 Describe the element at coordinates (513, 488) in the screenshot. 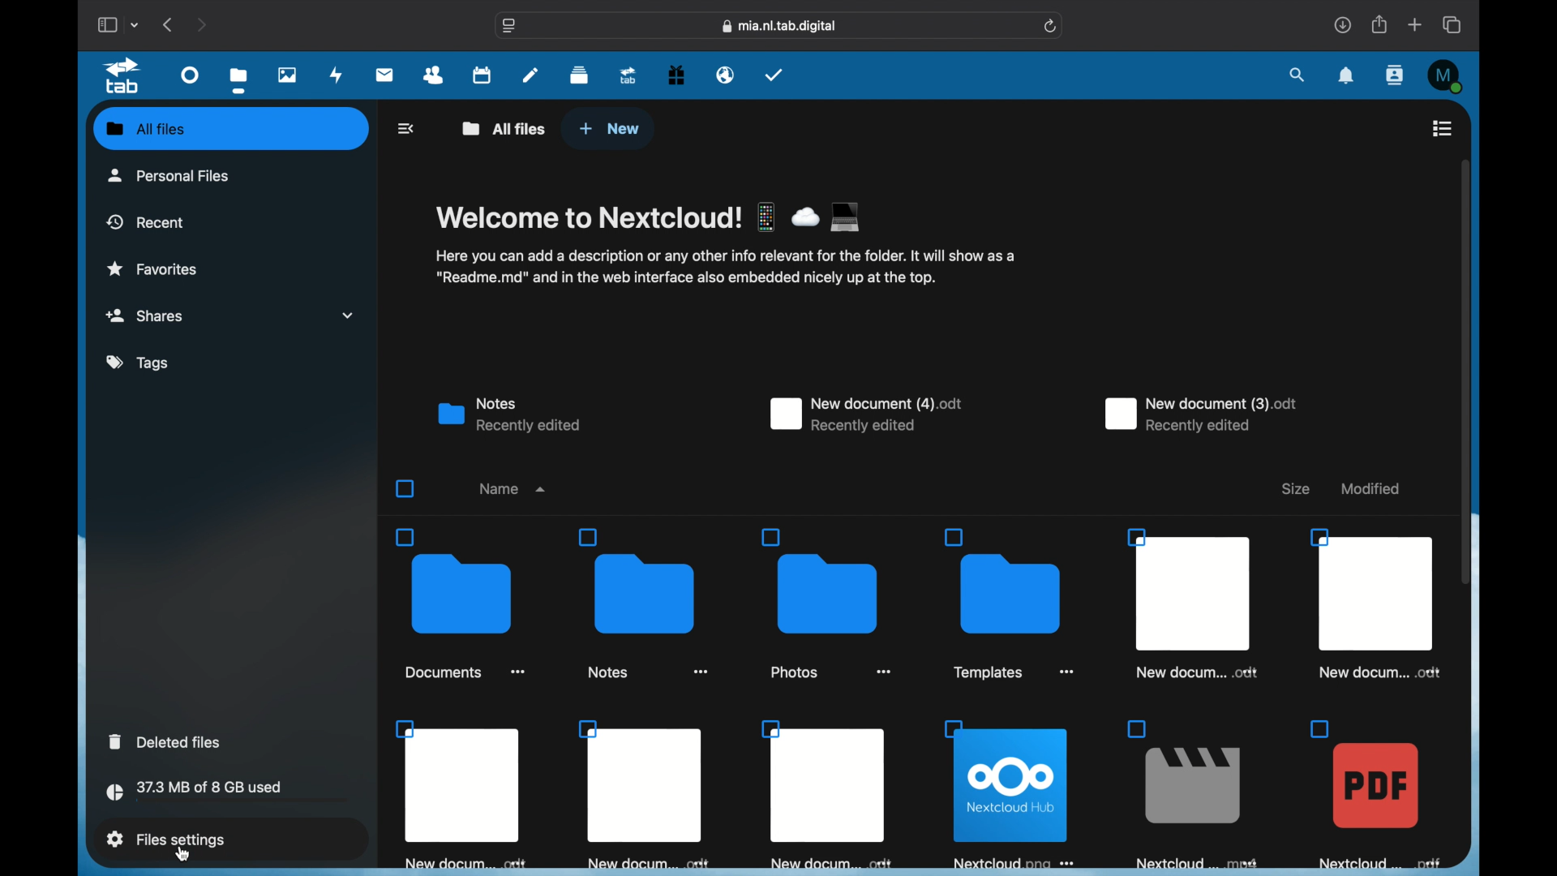

I see `name` at that location.